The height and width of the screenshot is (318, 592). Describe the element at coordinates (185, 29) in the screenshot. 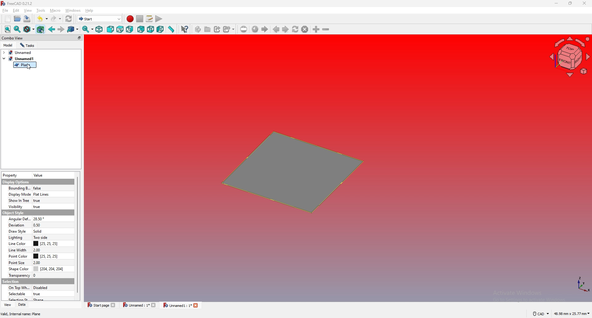

I see `whats this` at that location.